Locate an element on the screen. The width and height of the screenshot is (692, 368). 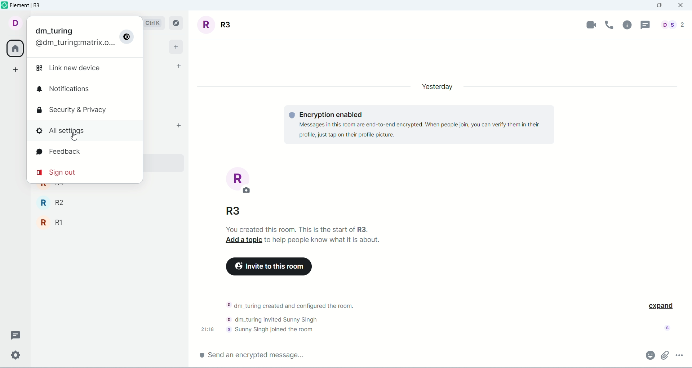
logo is located at coordinates (4, 6).